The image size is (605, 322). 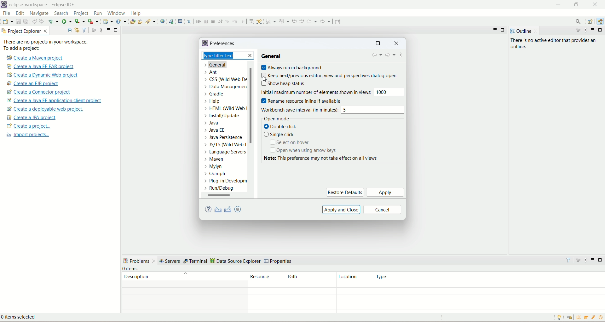 I want to click on run, so click(x=97, y=13).